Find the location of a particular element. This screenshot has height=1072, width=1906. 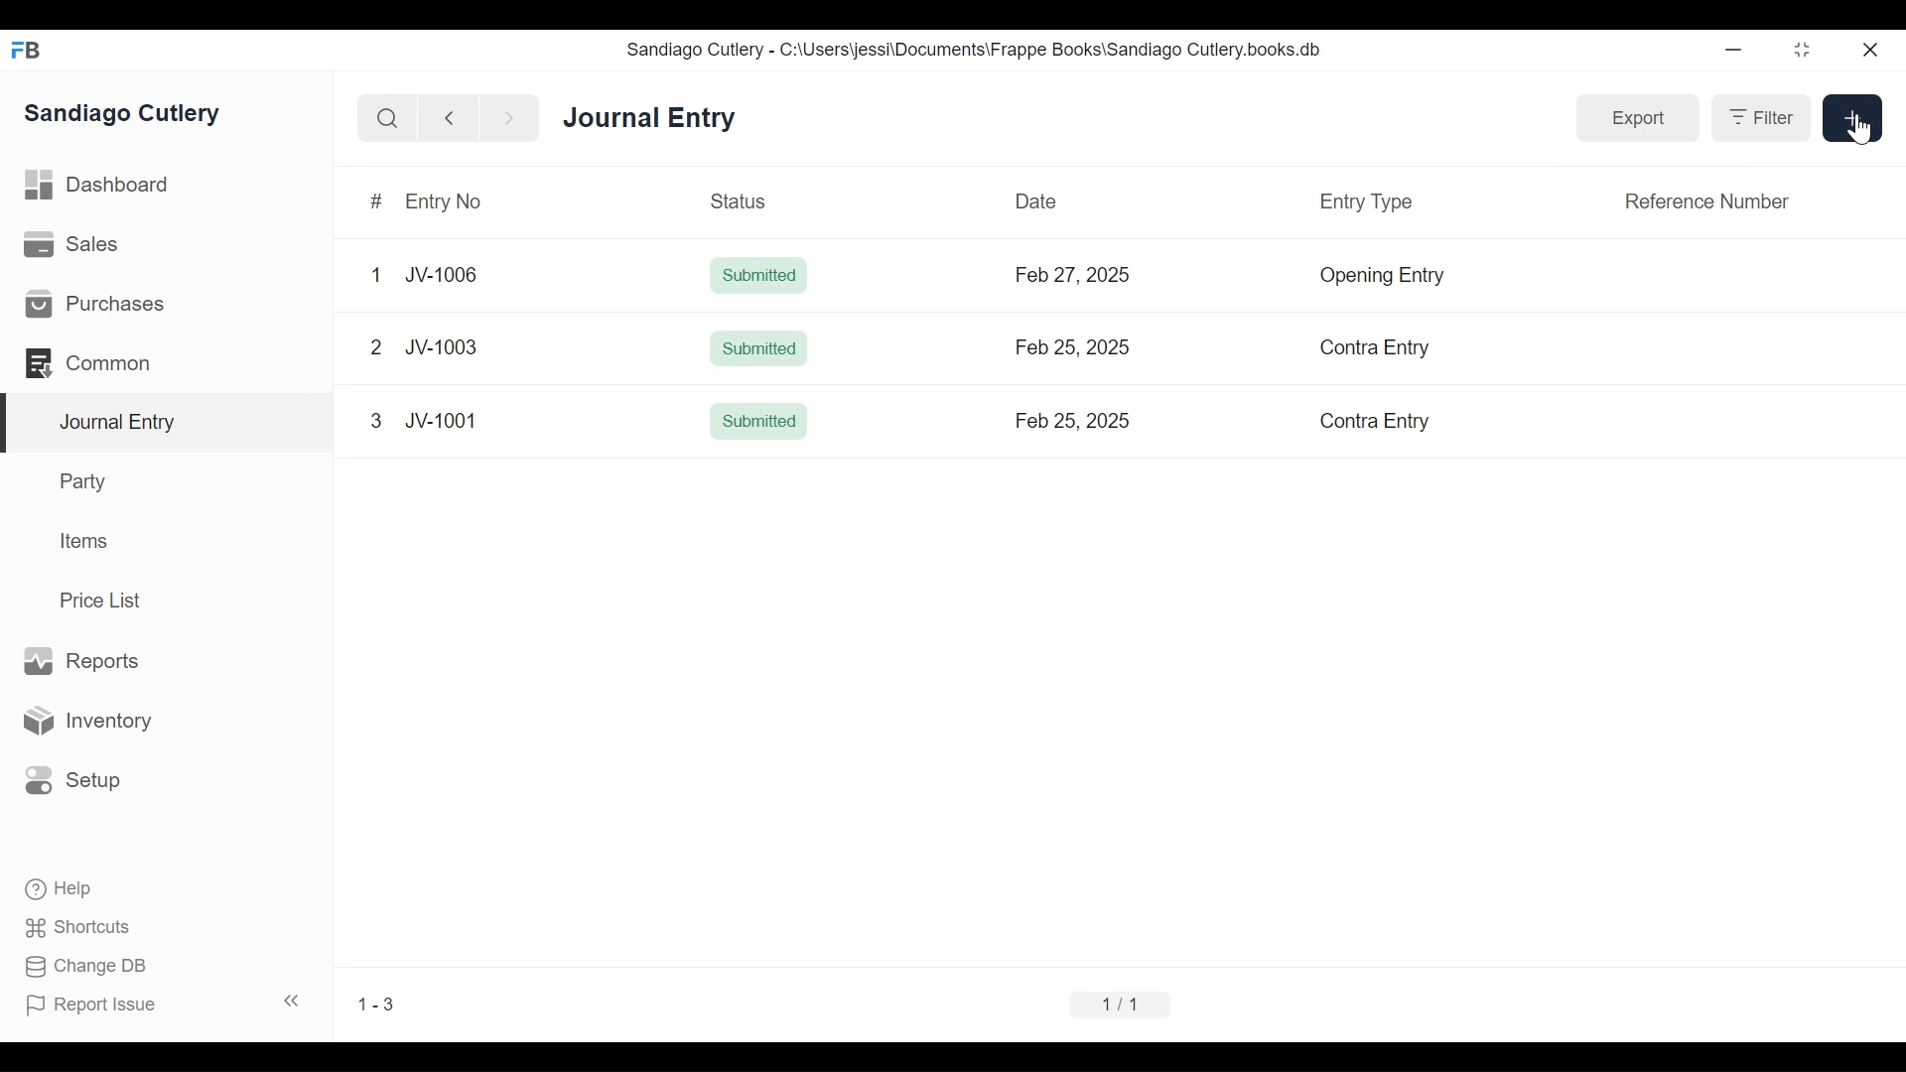

Contra Entry is located at coordinates (1375, 349).